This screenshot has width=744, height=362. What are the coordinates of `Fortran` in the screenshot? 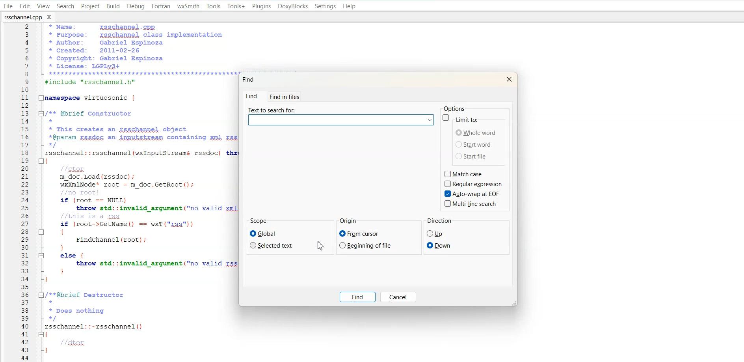 It's located at (160, 6).